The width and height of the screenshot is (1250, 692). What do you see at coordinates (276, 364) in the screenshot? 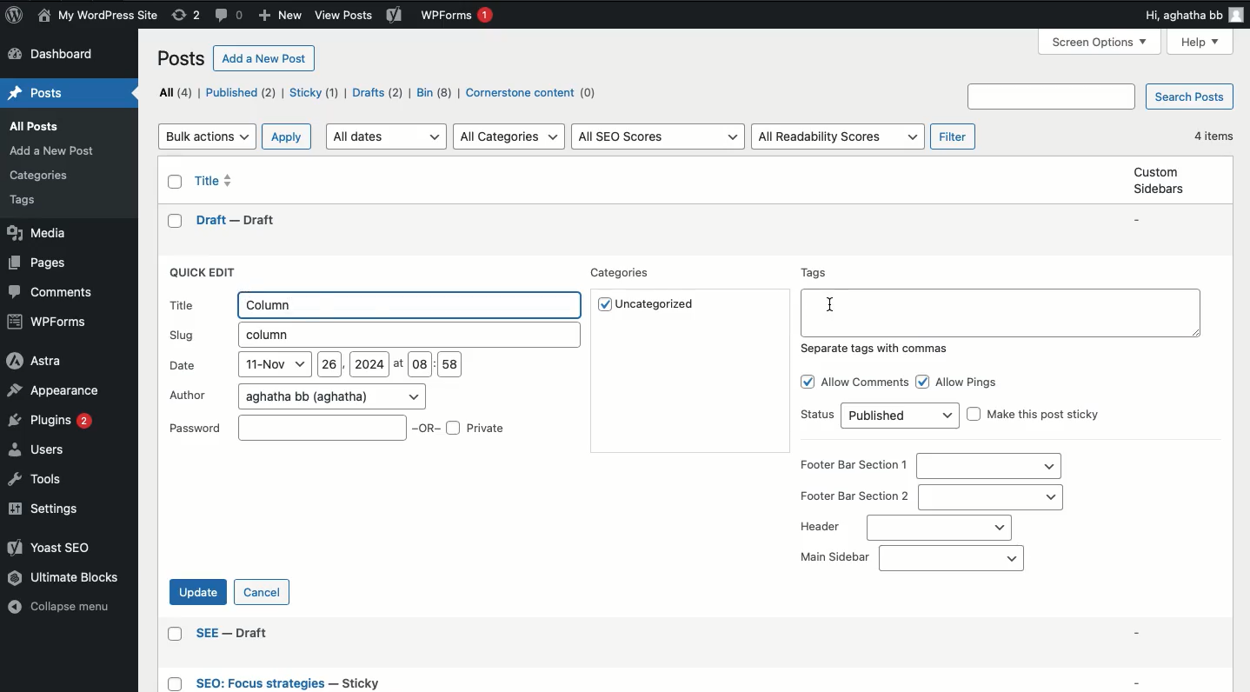
I see `11-Nov` at bounding box center [276, 364].